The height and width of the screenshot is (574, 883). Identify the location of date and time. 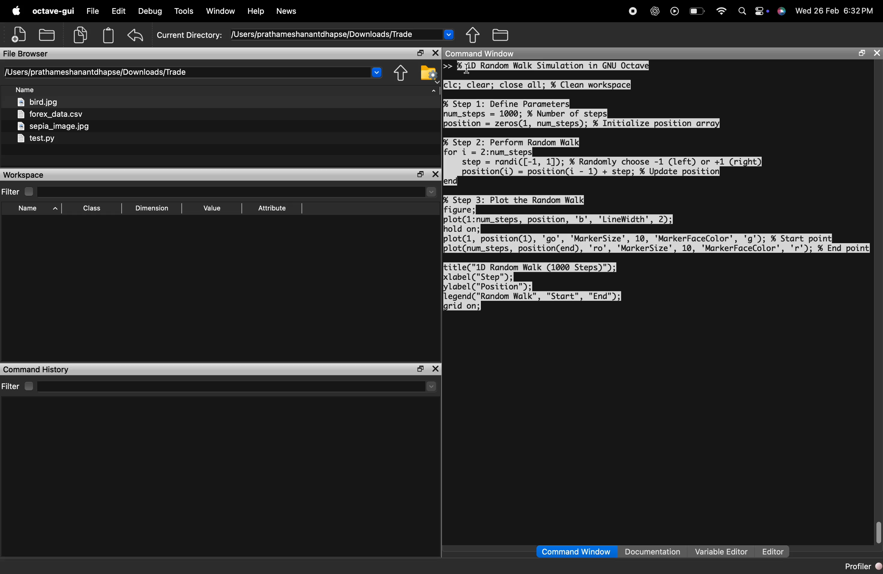
(836, 10).